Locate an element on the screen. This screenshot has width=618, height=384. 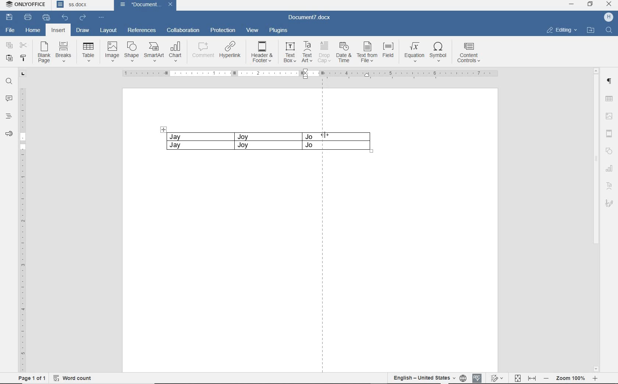
document is located at coordinates (137, 5).